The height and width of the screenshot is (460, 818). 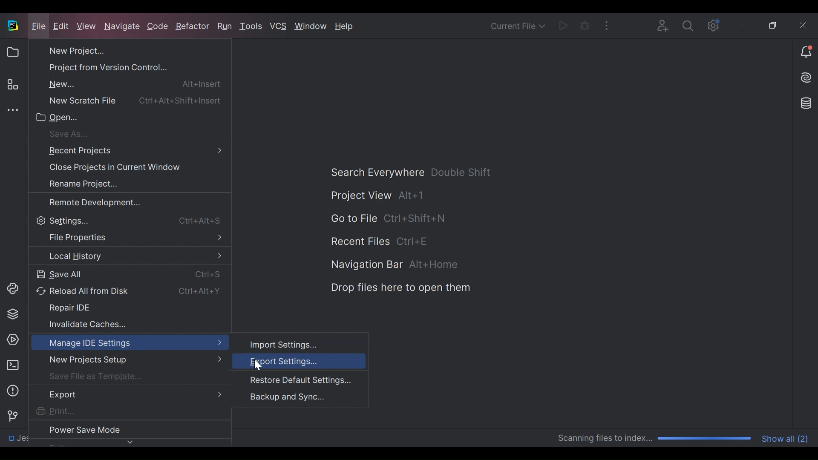 What do you see at coordinates (387, 219) in the screenshot?
I see `Go to File` at bounding box center [387, 219].